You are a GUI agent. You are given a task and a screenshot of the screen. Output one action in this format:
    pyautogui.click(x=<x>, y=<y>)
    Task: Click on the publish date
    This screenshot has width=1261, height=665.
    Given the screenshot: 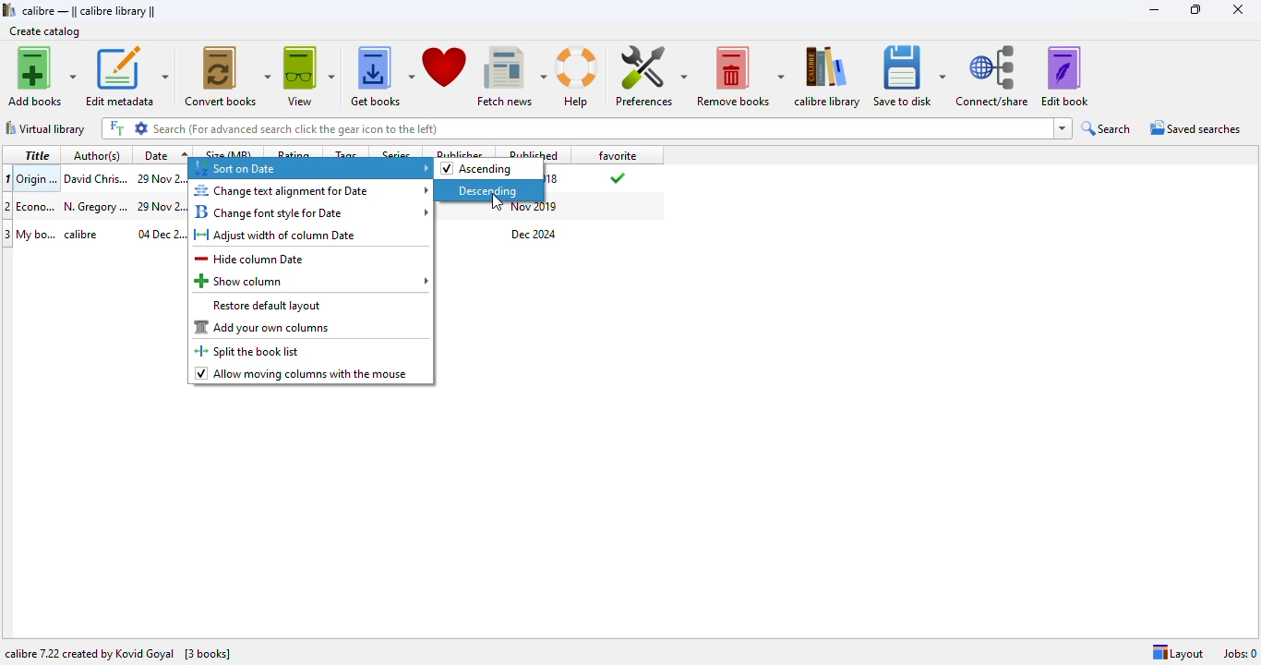 What is the action you would take?
    pyautogui.click(x=555, y=179)
    